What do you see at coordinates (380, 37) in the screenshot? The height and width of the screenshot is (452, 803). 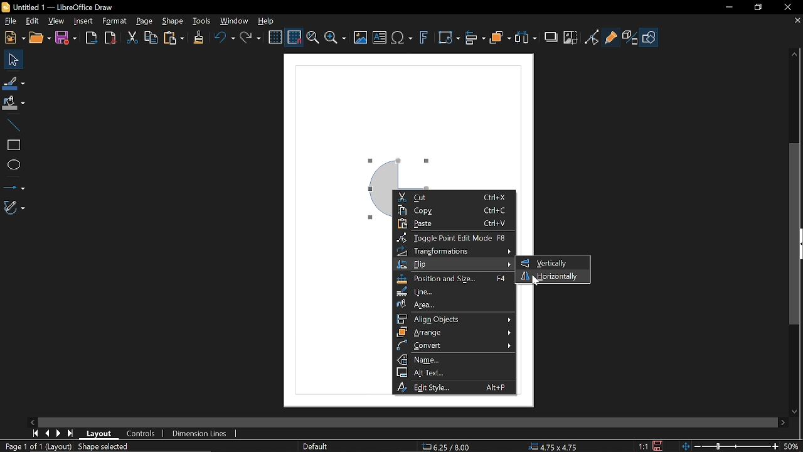 I see `insert text` at bounding box center [380, 37].